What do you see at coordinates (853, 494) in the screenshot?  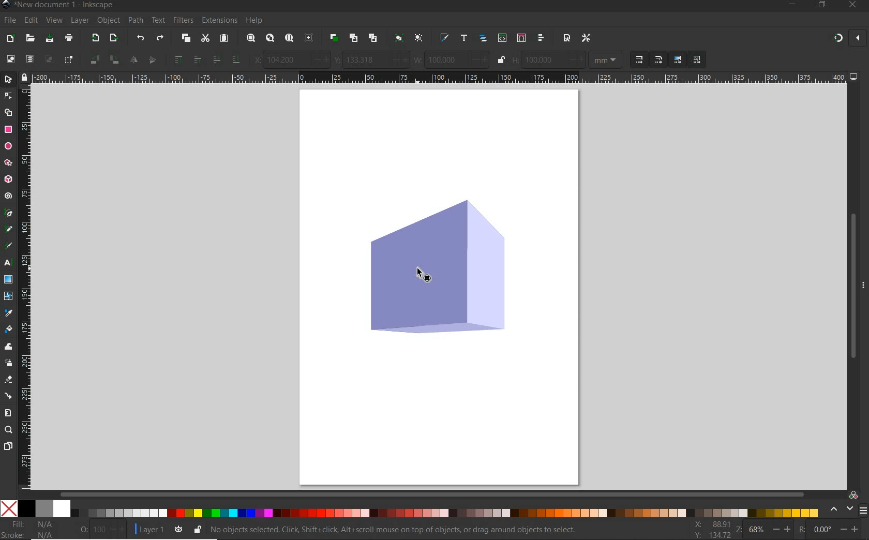 I see `COLOR MANAGED CODE` at bounding box center [853, 494].